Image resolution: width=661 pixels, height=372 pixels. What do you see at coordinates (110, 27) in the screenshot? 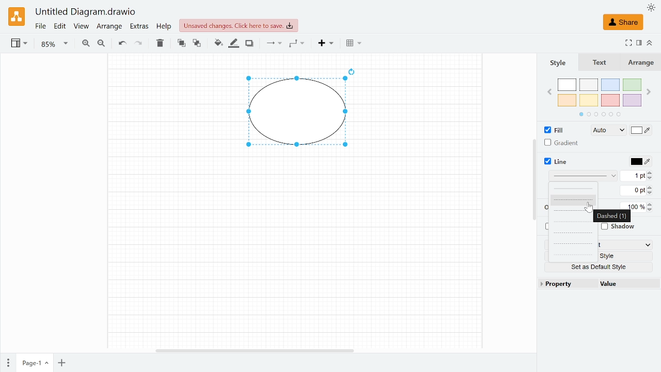
I see `Arrange` at bounding box center [110, 27].